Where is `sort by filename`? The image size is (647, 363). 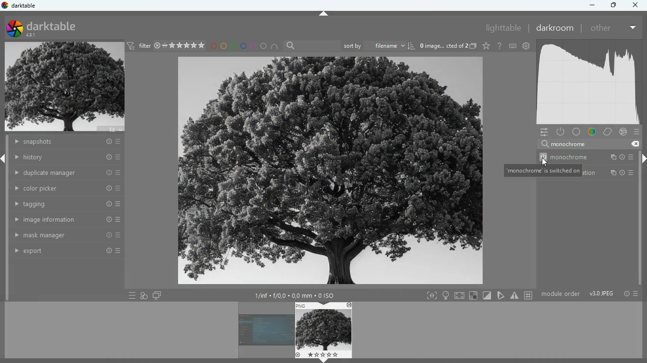 sort by filename is located at coordinates (379, 46).